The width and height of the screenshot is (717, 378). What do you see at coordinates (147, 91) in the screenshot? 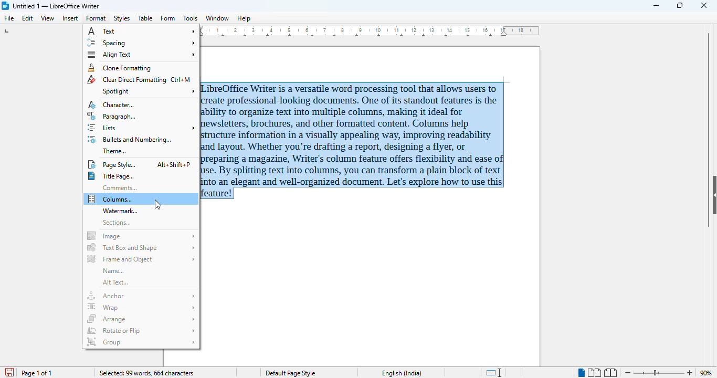
I see `spotlight` at bounding box center [147, 91].